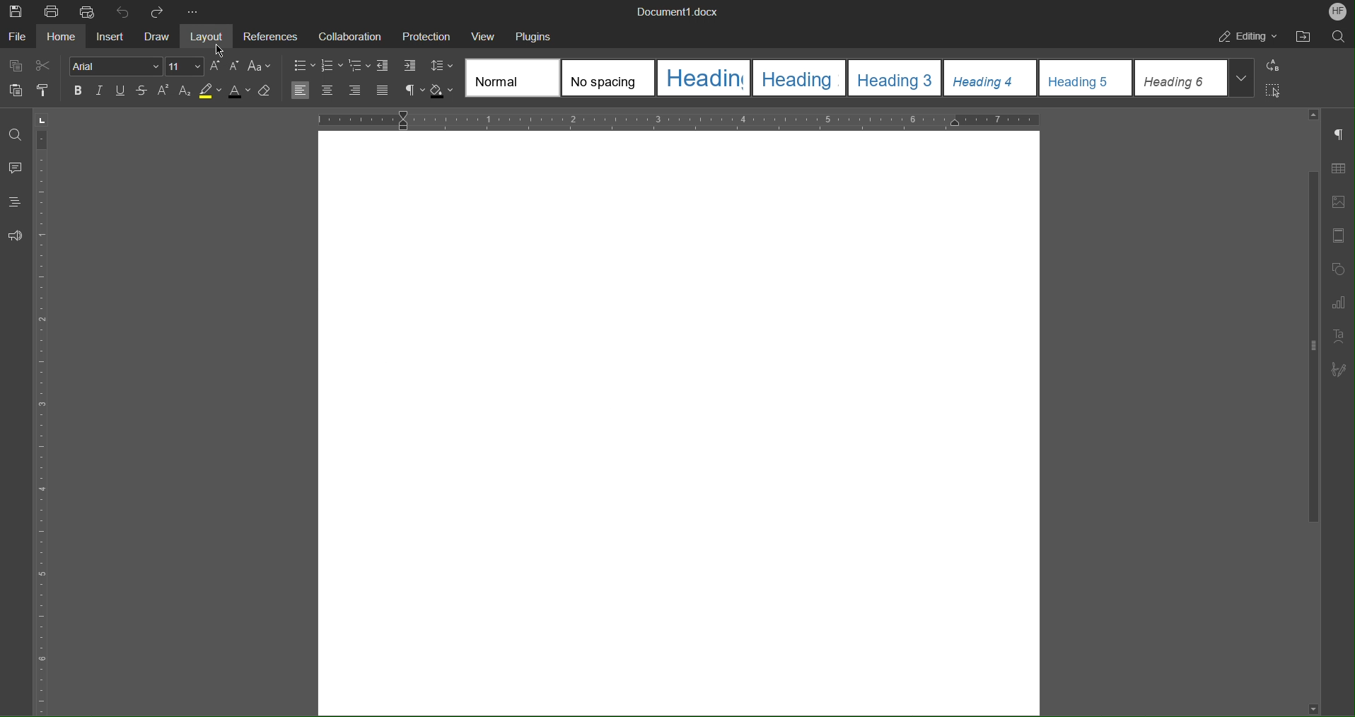 This screenshot has width=1355, height=717. What do you see at coordinates (485, 36) in the screenshot?
I see `View` at bounding box center [485, 36].